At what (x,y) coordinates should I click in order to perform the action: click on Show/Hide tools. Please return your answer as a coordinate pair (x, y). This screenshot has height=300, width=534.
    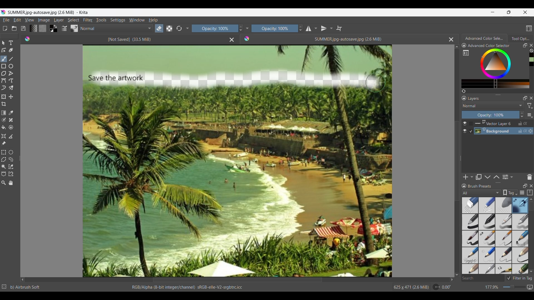
    Looking at the image, I should click on (247, 28).